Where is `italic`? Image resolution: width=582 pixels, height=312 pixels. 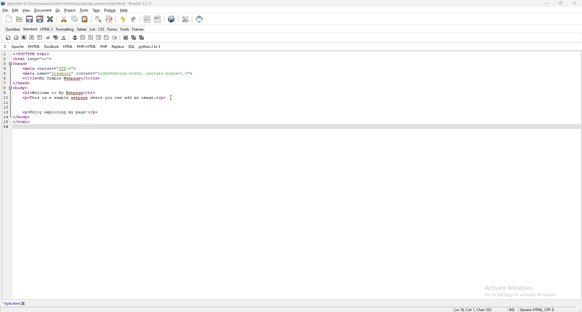
italic is located at coordinates (31, 38).